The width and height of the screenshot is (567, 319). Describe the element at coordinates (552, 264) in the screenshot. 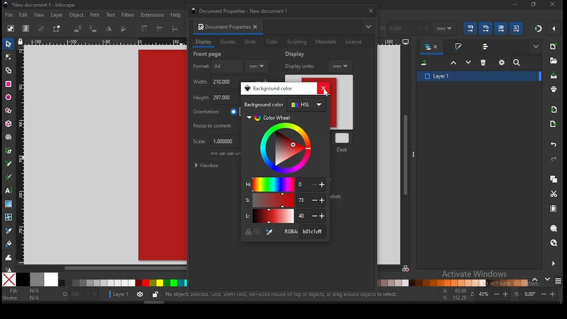

I see `more settings` at that location.